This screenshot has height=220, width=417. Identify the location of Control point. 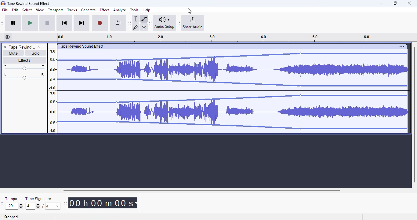
(117, 102).